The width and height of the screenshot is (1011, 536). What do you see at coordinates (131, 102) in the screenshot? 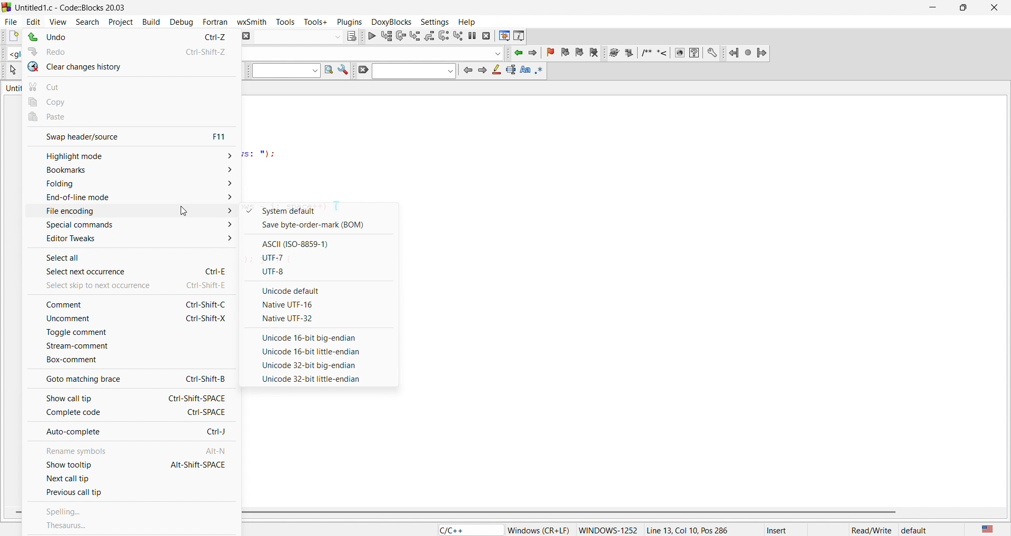
I see `copy` at bounding box center [131, 102].